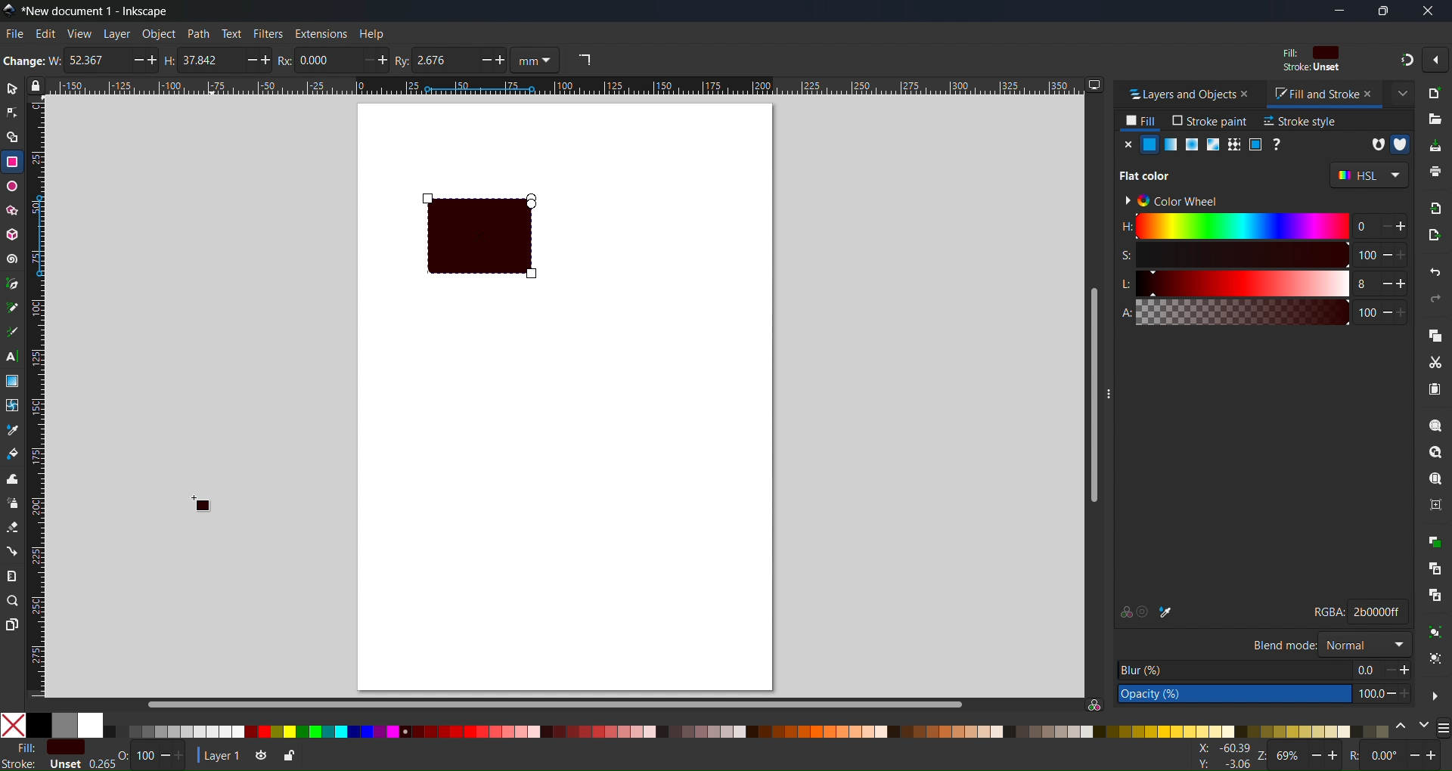 This screenshot has width=1452, height=771. What do you see at coordinates (13, 210) in the screenshot?
I see `star/ Polygon tool` at bounding box center [13, 210].